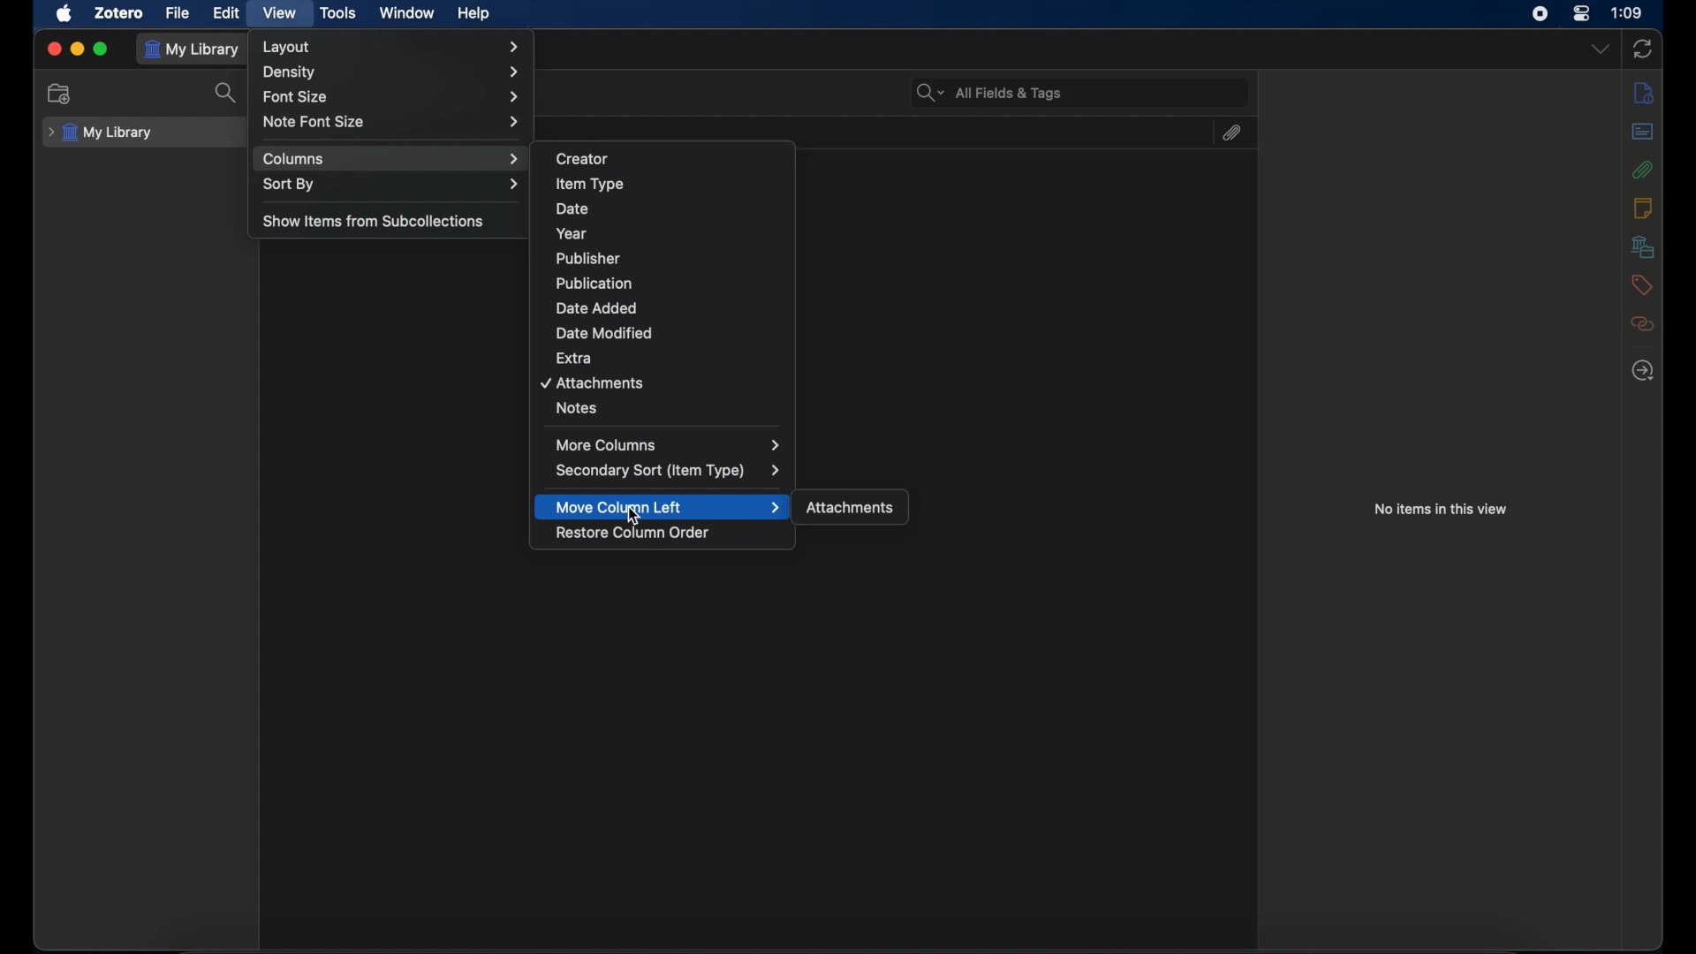  I want to click on related, so click(1642, 323).